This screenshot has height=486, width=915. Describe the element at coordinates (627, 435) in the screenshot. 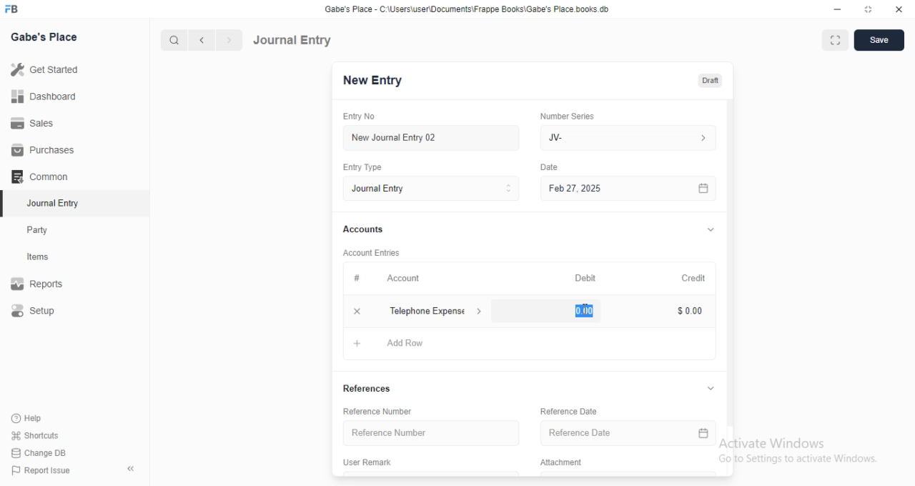

I see `Reference Date.` at that location.